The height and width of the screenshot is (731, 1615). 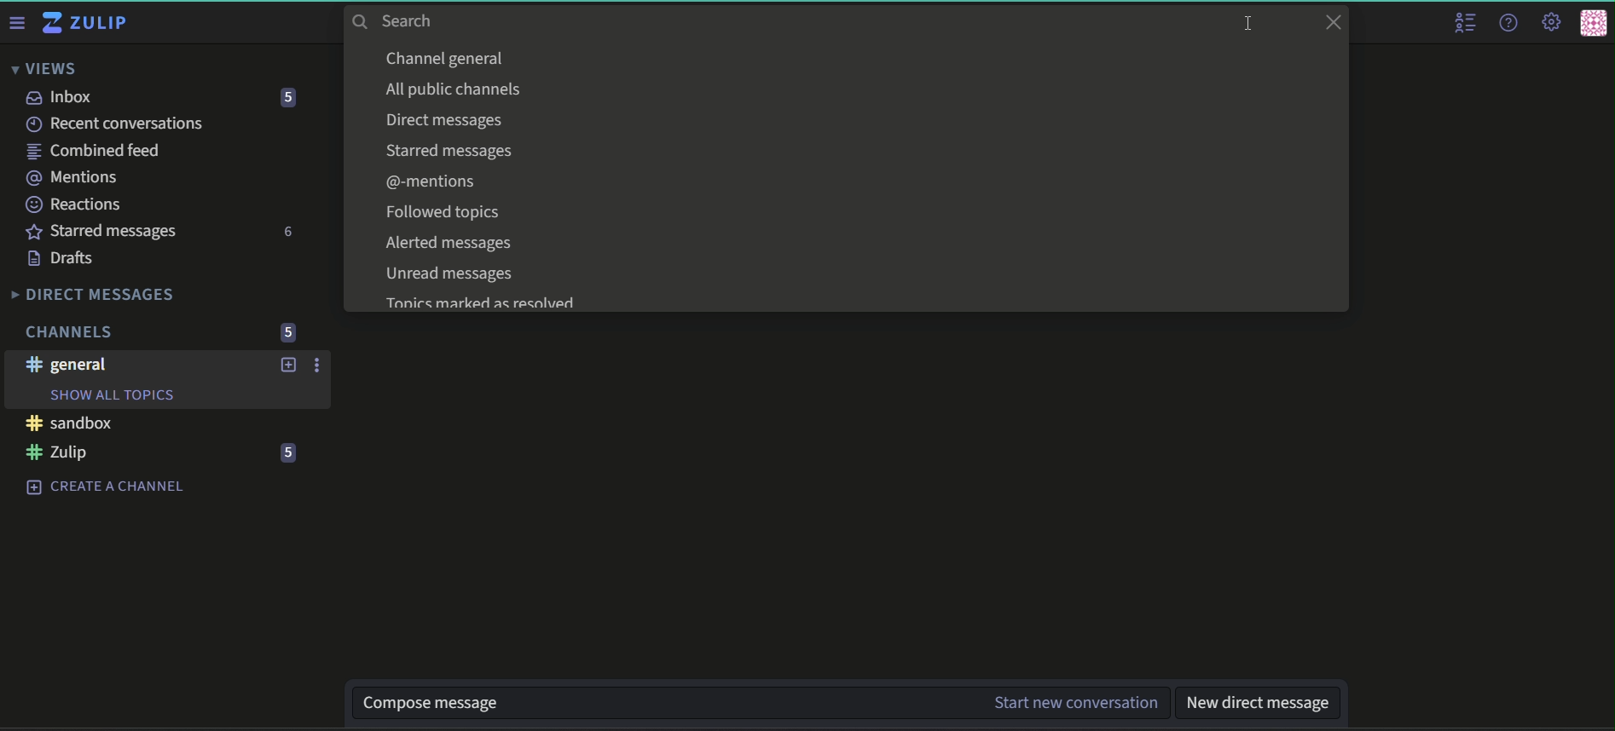 What do you see at coordinates (89, 25) in the screenshot?
I see `Title and logo` at bounding box center [89, 25].